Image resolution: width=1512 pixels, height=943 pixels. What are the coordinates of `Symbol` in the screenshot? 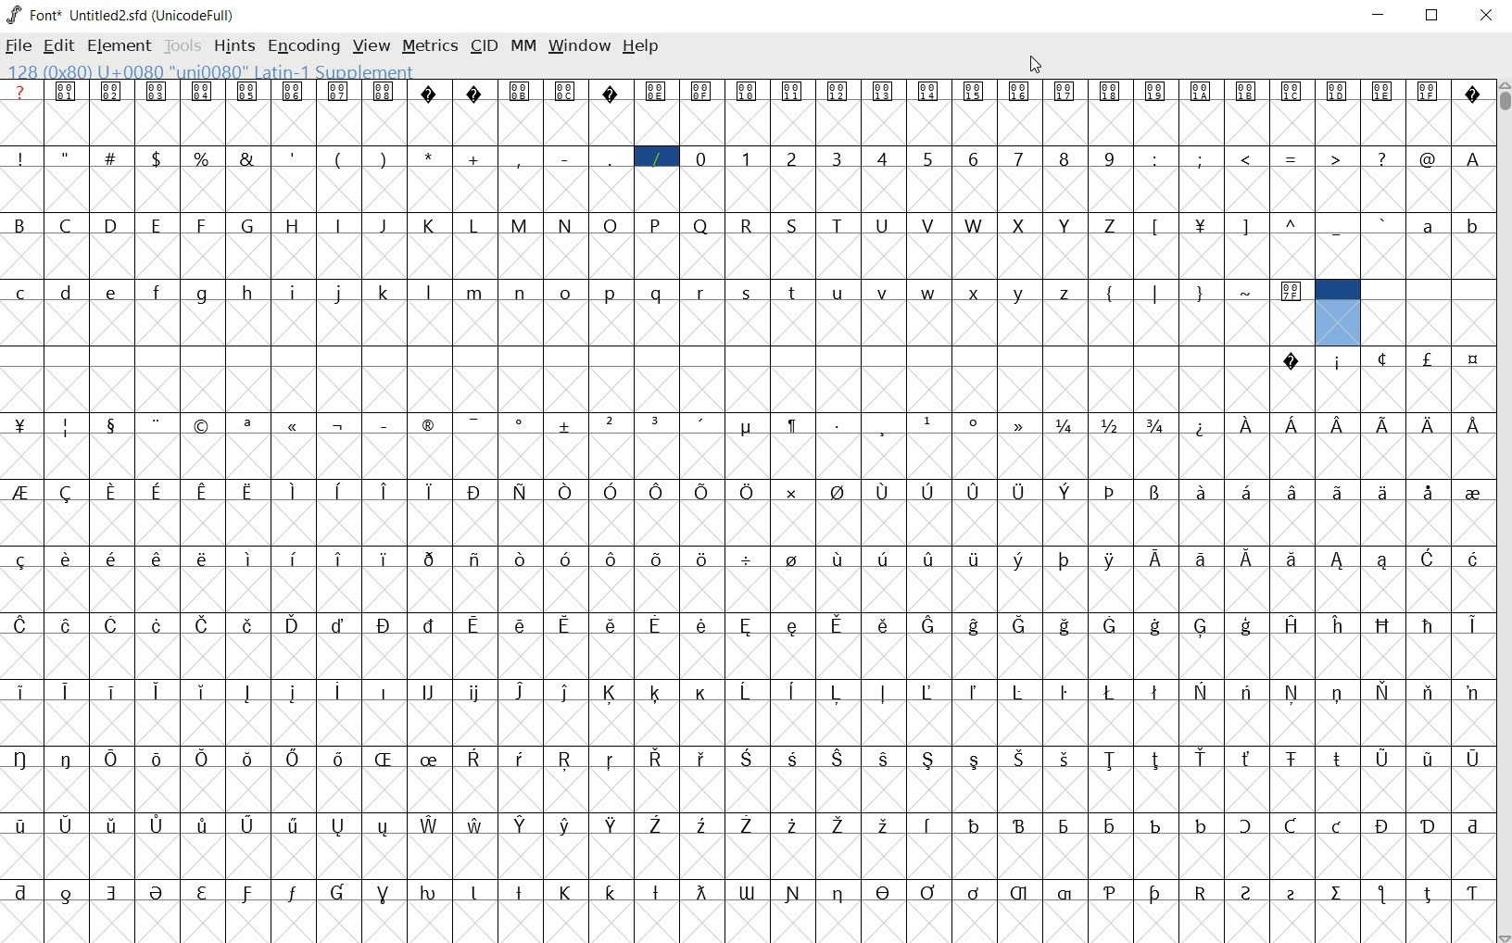 It's located at (115, 690).